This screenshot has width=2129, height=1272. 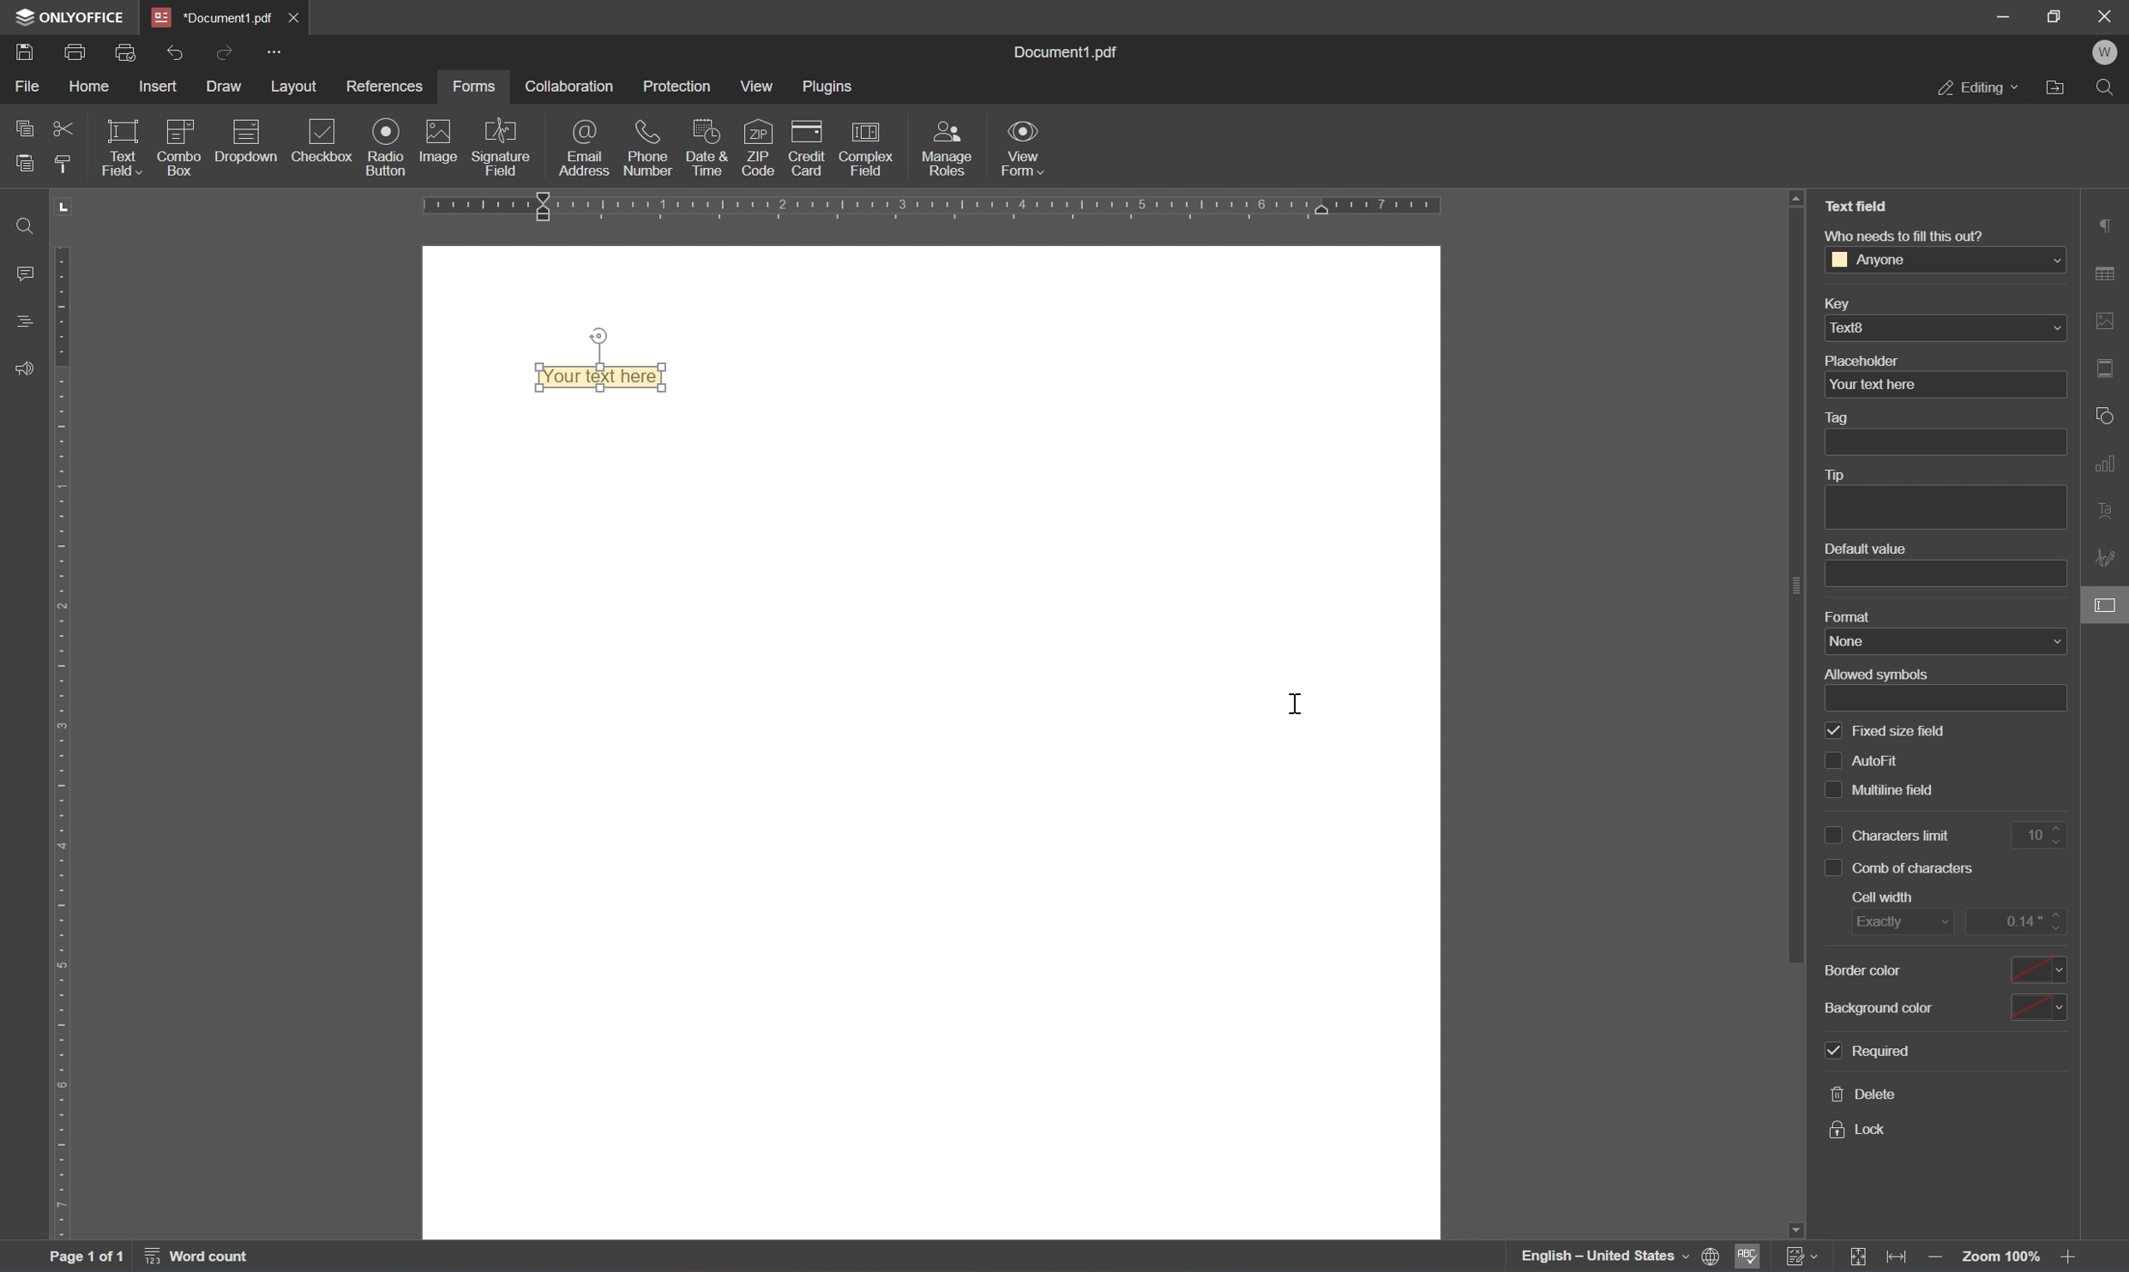 What do you see at coordinates (30, 225) in the screenshot?
I see `find` at bounding box center [30, 225].